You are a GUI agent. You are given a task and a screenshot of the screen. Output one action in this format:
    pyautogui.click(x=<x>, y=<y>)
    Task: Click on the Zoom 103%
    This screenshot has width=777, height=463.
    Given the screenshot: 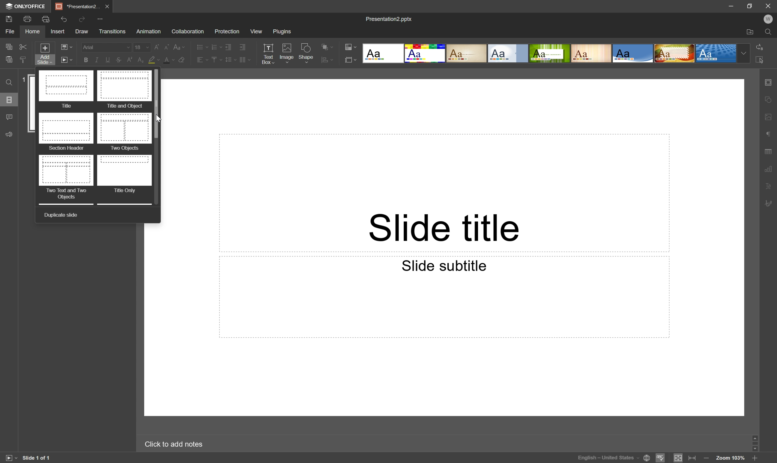 What is the action you would take?
    pyautogui.click(x=730, y=458)
    